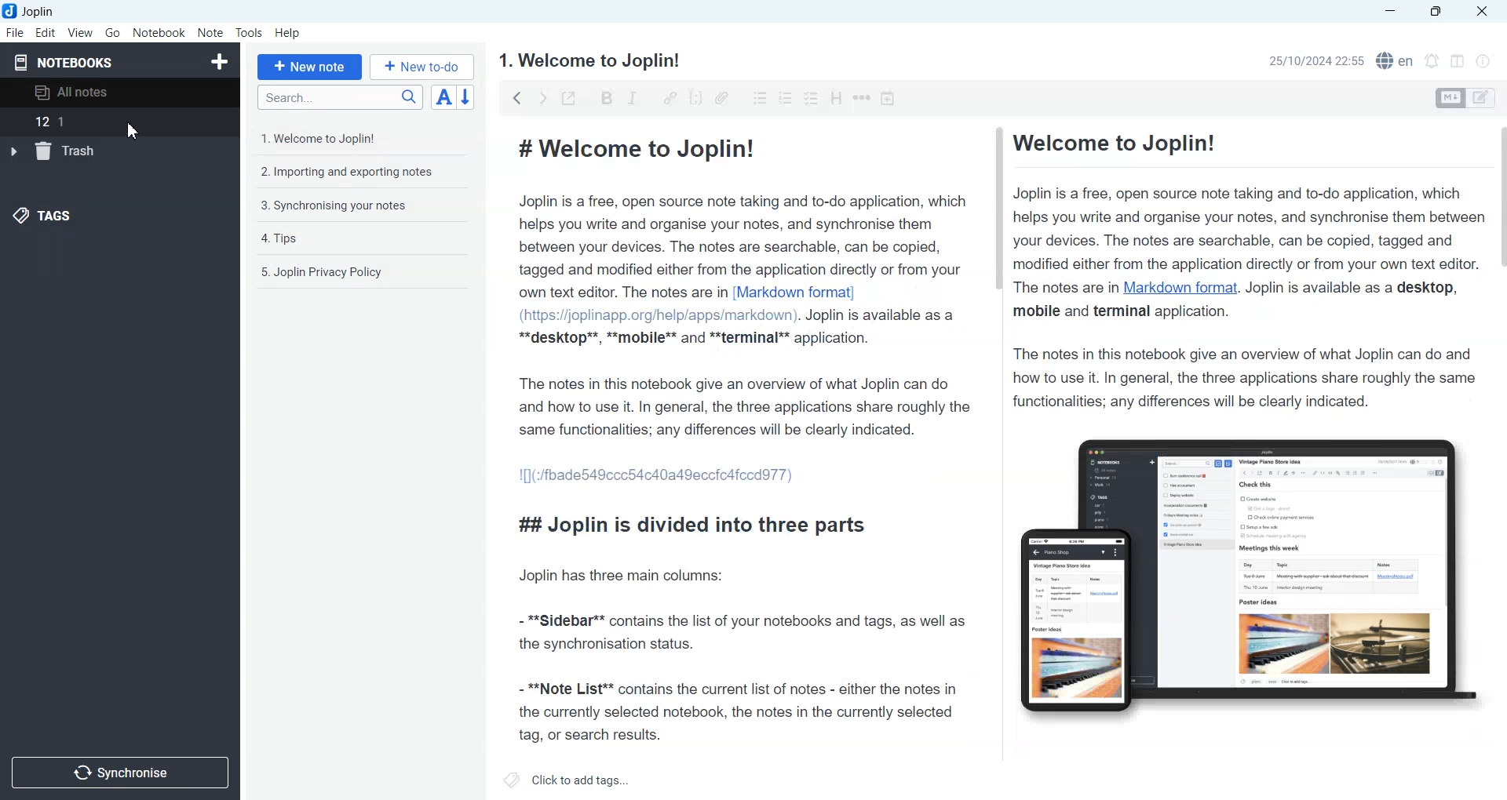 This screenshot has height=800, width=1507. Describe the element at coordinates (1432, 61) in the screenshot. I see `Set timer` at that location.